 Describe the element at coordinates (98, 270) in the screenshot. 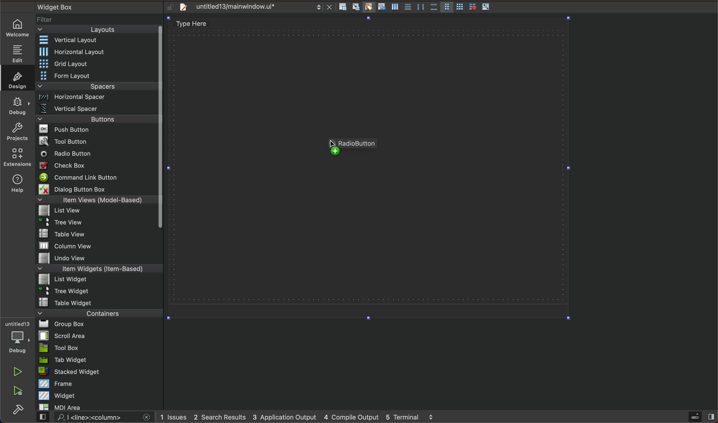

I see `item widget` at that location.